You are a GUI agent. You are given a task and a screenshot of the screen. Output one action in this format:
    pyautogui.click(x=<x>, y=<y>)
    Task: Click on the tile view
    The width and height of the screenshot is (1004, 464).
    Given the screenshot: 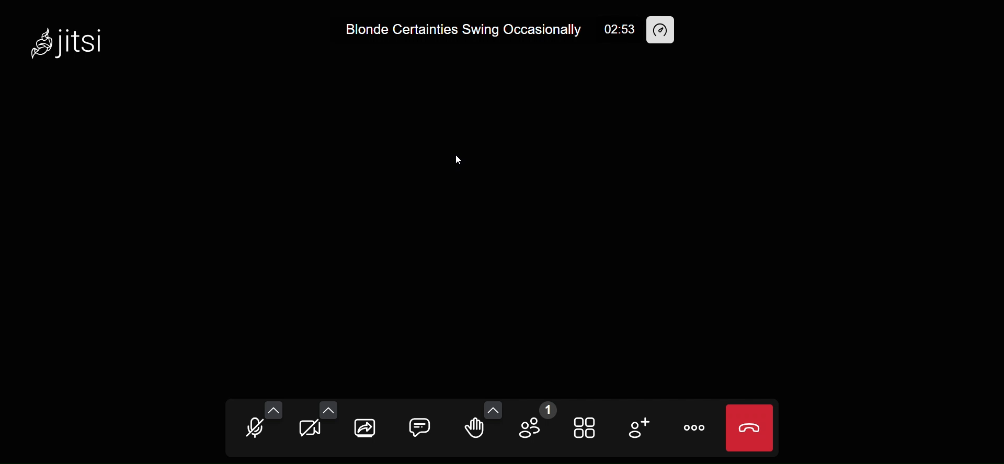 What is the action you would take?
    pyautogui.click(x=584, y=427)
    